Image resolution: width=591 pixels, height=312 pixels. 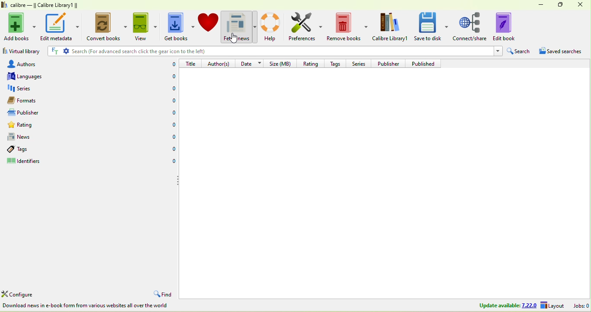 What do you see at coordinates (173, 76) in the screenshot?
I see `0` at bounding box center [173, 76].